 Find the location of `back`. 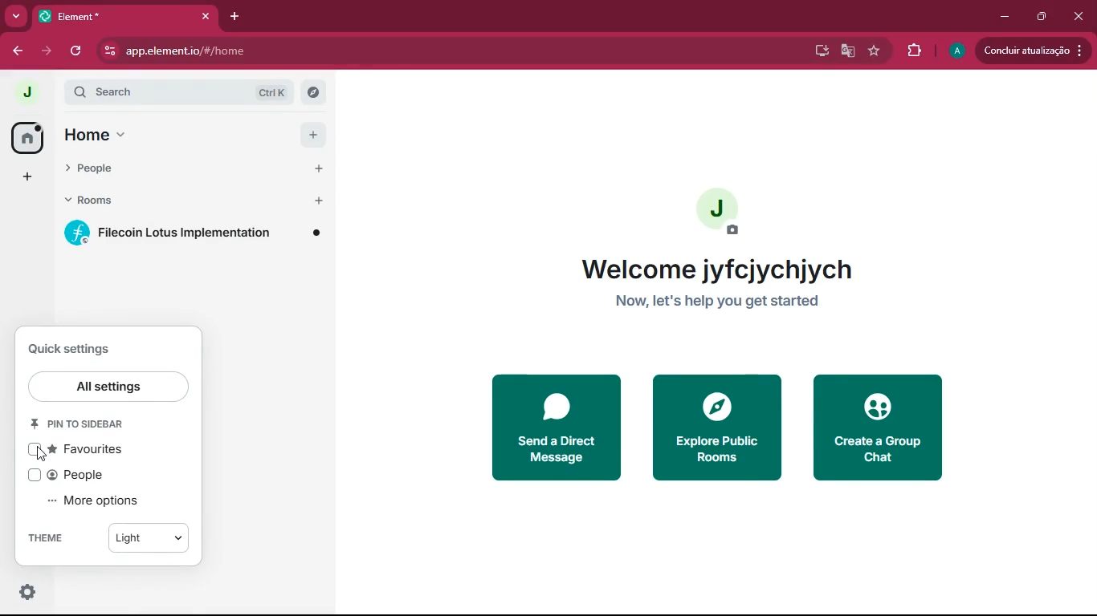

back is located at coordinates (18, 53).